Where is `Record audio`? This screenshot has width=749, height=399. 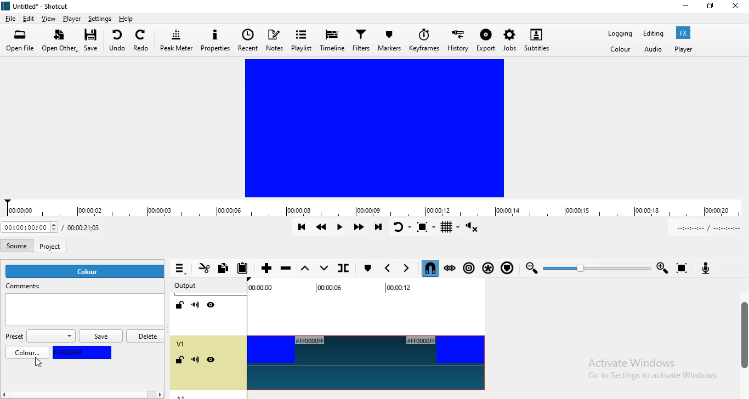 Record audio is located at coordinates (711, 269).